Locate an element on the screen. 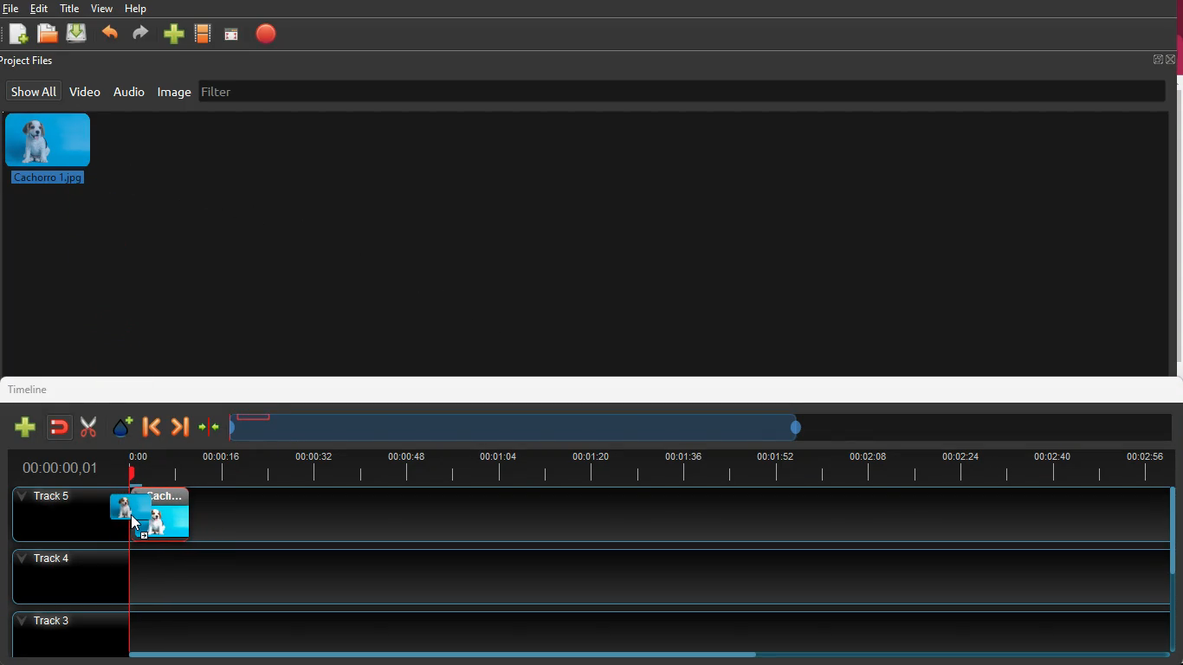  timeline is located at coordinates (521, 427).